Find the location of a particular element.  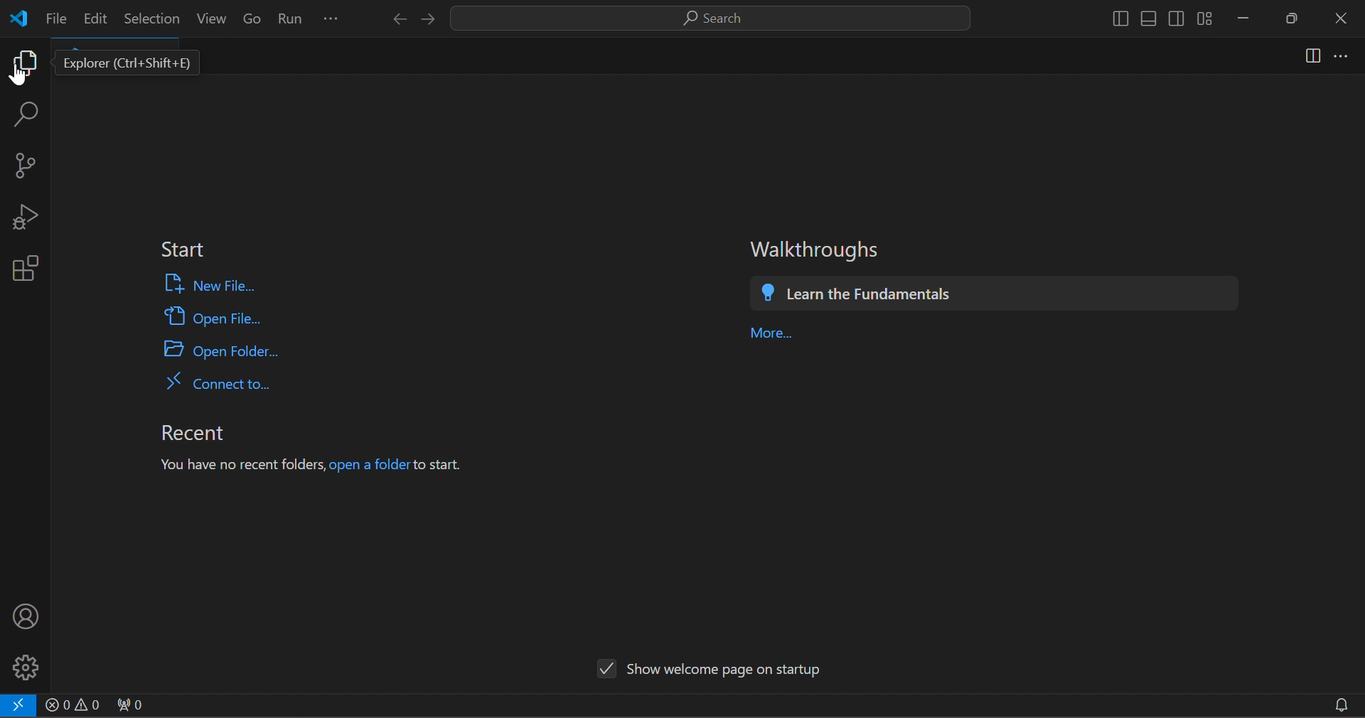

walkthroughs is located at coordinates (815, 249).